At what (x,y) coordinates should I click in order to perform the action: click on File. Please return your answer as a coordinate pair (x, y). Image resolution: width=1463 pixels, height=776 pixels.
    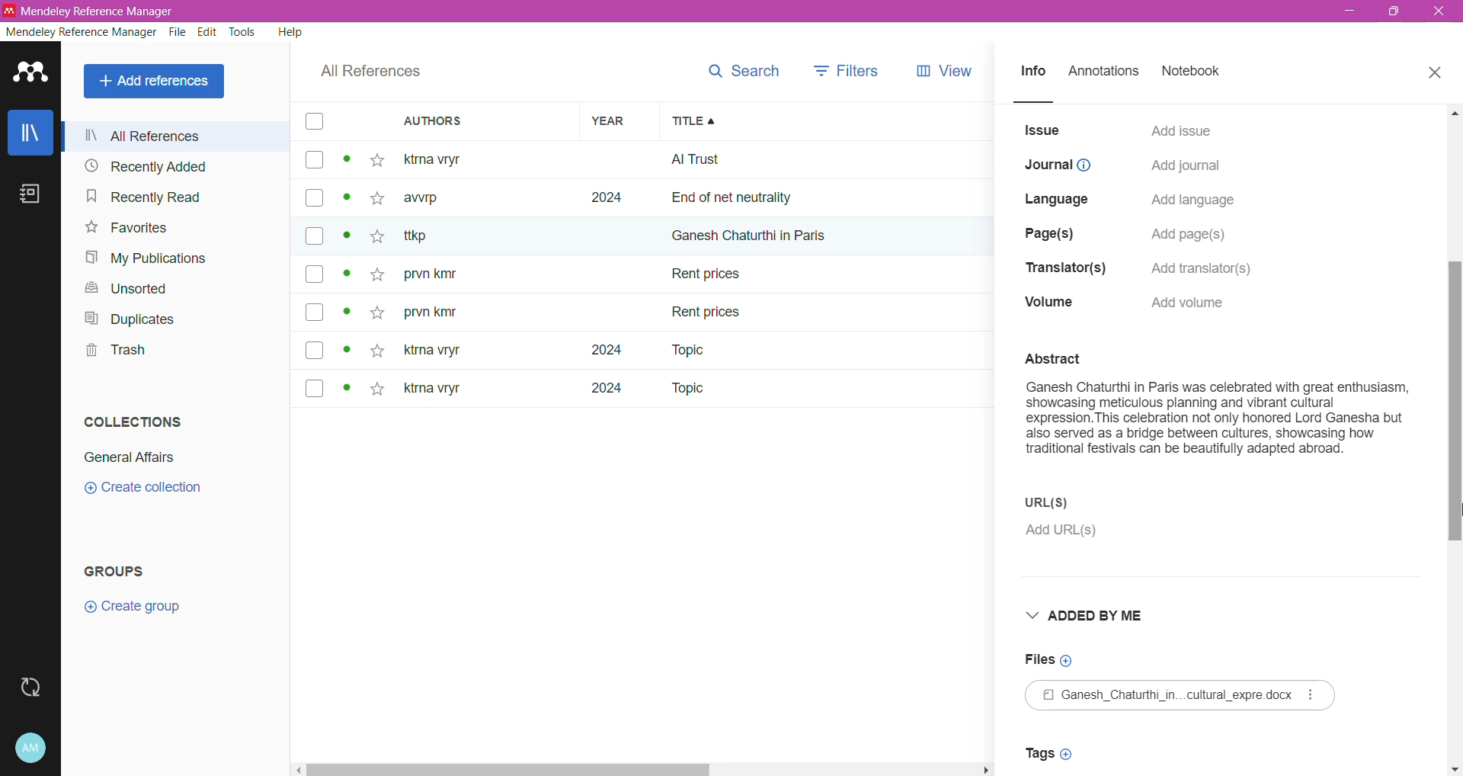
    Looking at the image, I should click on (1184, 696).